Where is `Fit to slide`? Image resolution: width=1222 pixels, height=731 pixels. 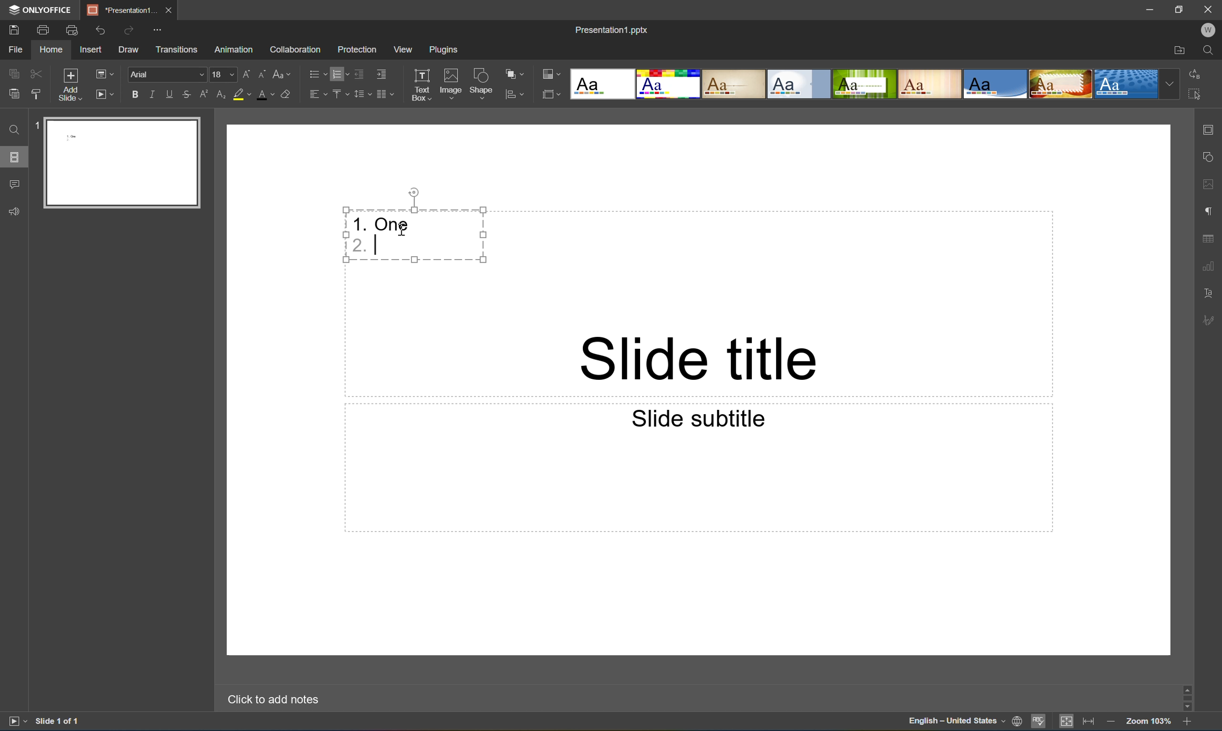
Fit to slide is located at coordinates (1068, 721).